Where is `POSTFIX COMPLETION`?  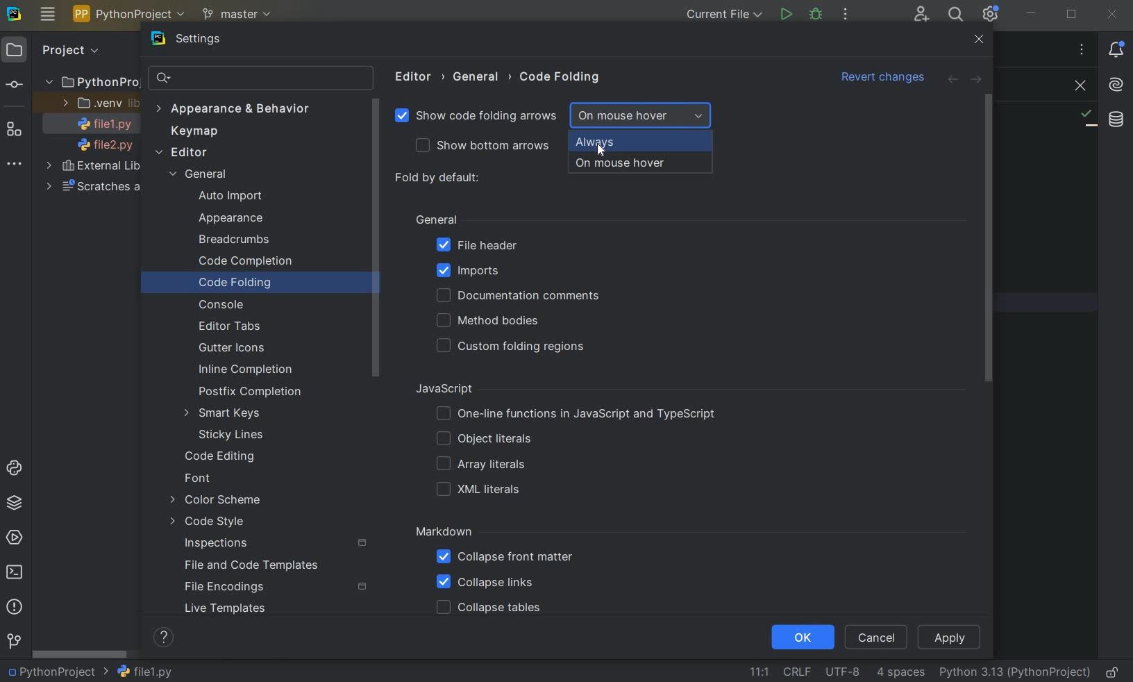 POSTFIX COMPLETION is located at coordinates (248, 393).